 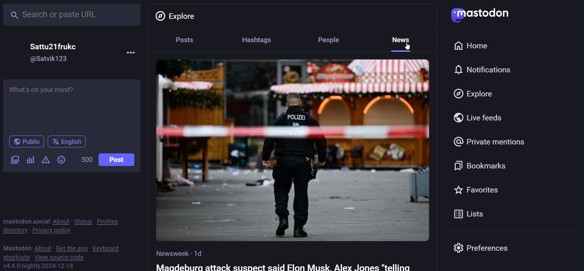 I want to click on more, so click(x=132, y=52).